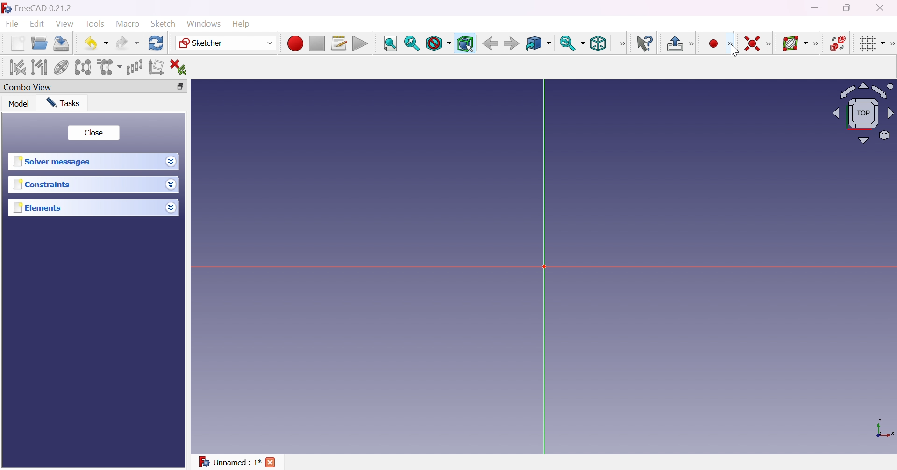  I want to click on Undo, so click(96, 44).